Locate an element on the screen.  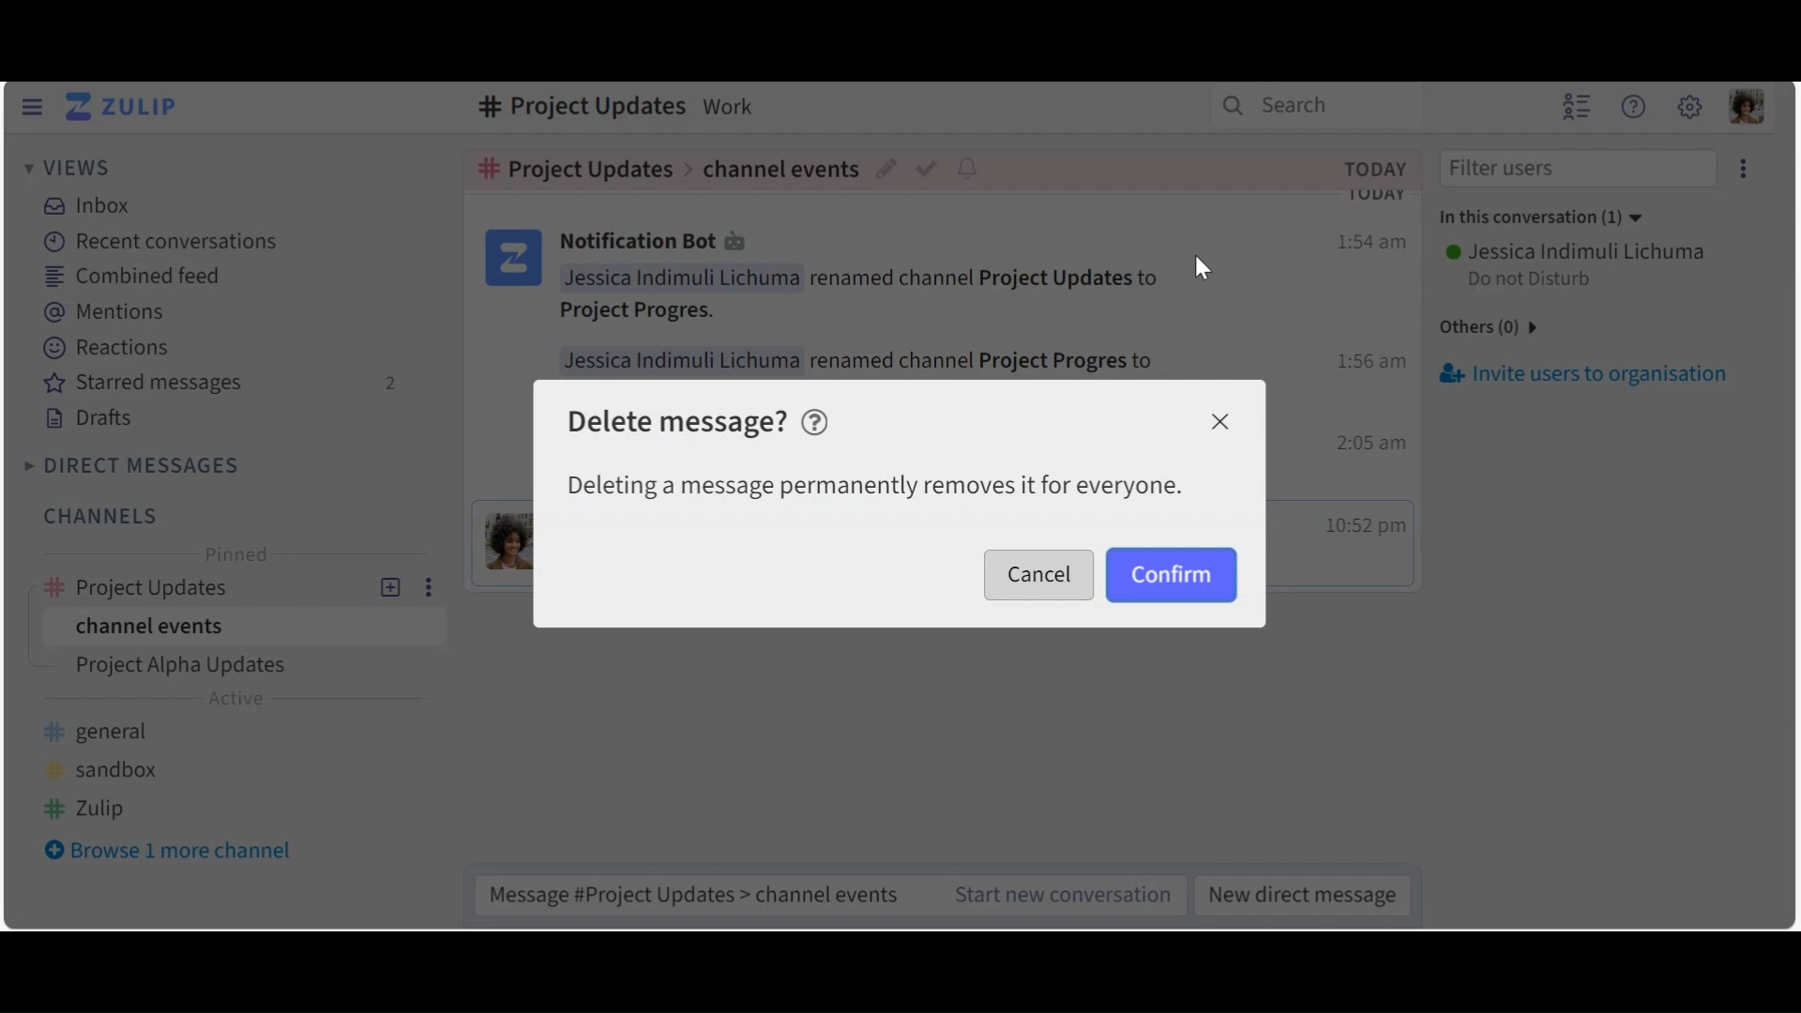
Views is located at coordinates (71, 171).